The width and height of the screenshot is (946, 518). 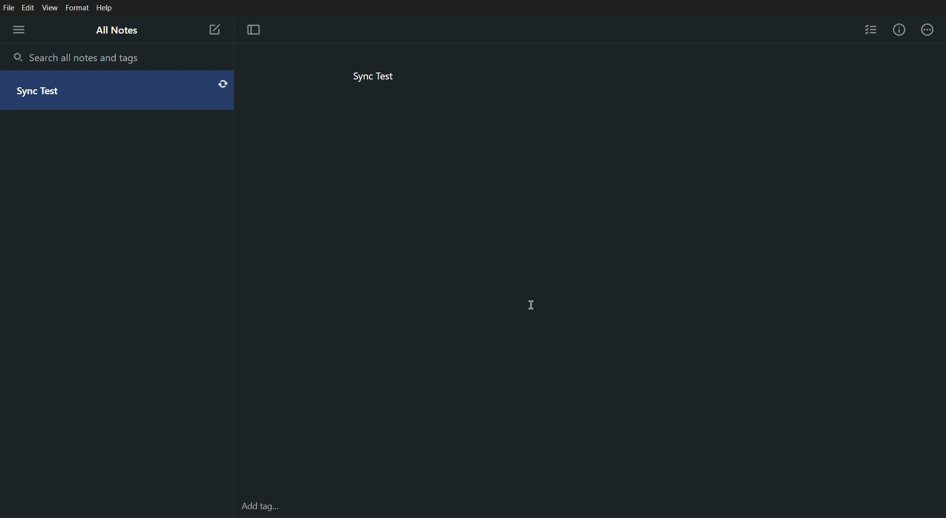 I want to click on Format , so click(x=78, y=7).